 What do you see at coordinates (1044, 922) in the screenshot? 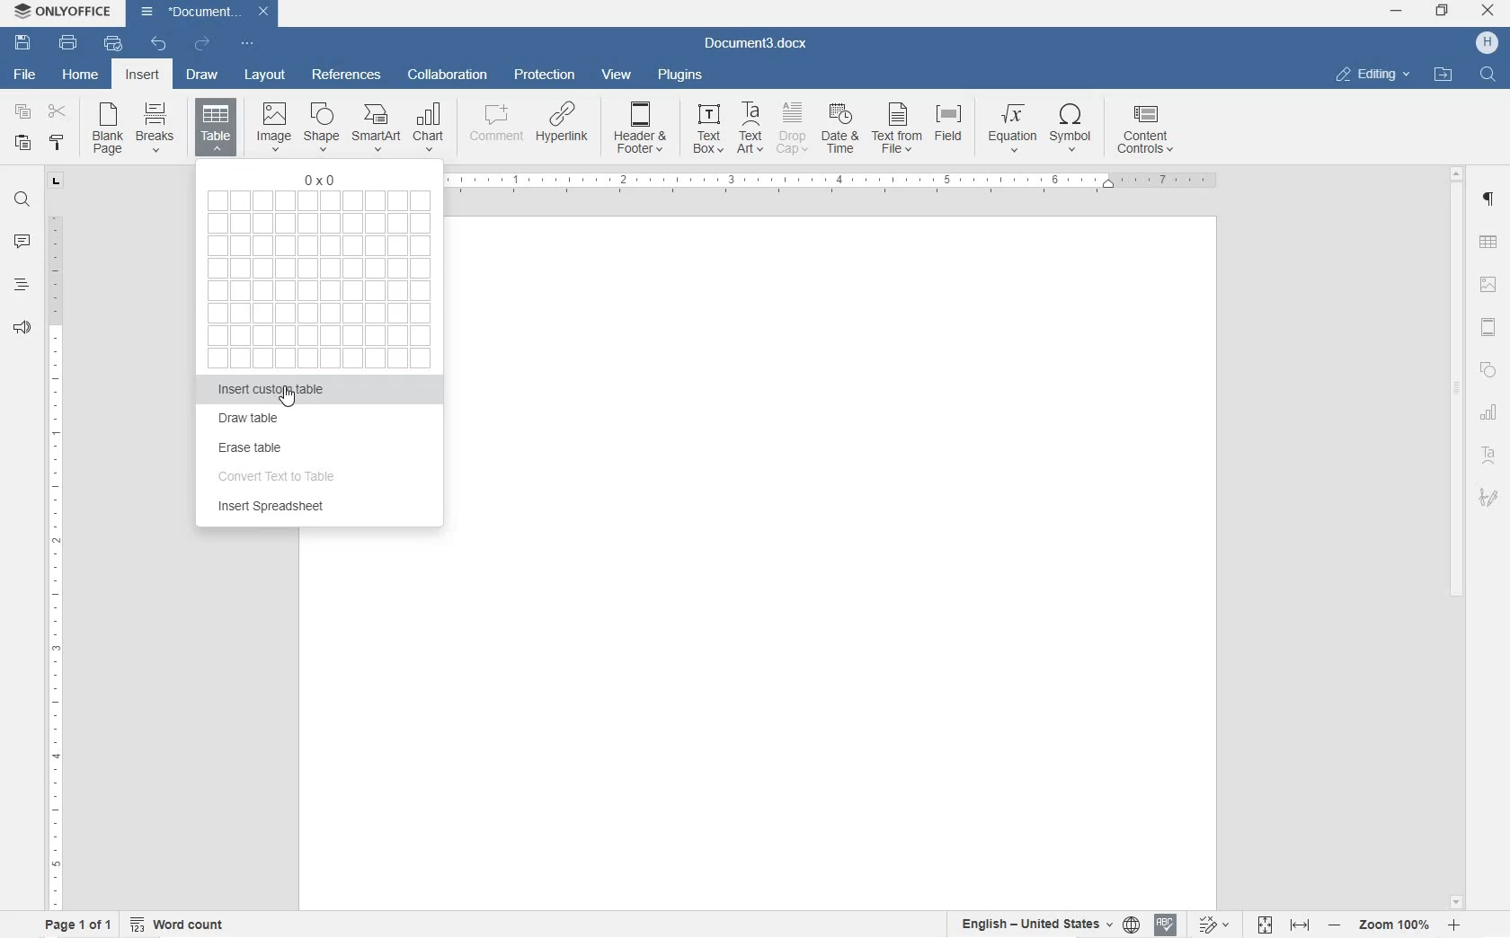
I see `SET TEXT OR DOCUMENT LANGUAGE` at bounding box center [1044, 922].